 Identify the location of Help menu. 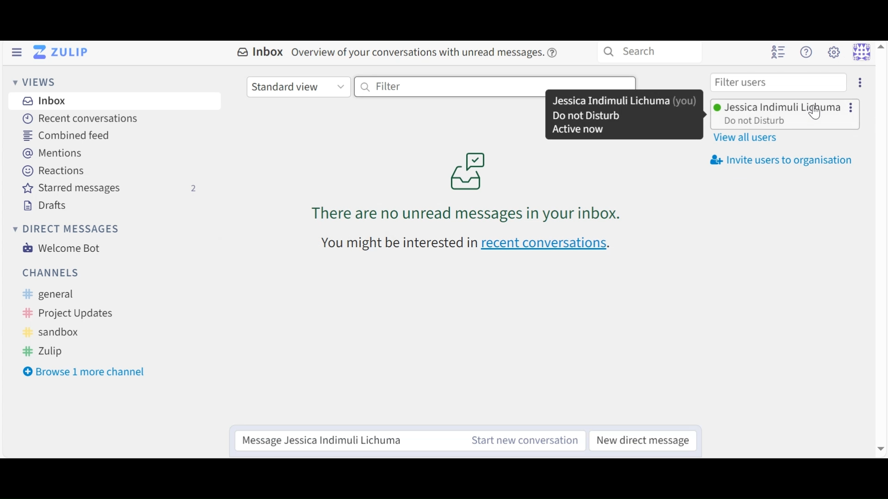
(808, 52).